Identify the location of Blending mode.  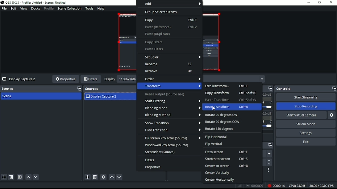
(173, 108).